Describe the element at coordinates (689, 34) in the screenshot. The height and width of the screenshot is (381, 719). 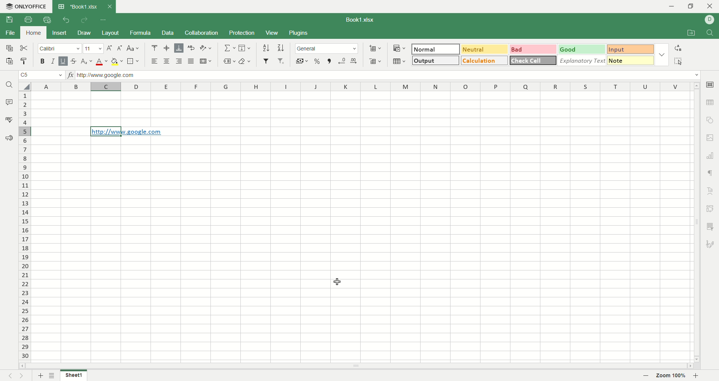
I see `open file location` at that location.